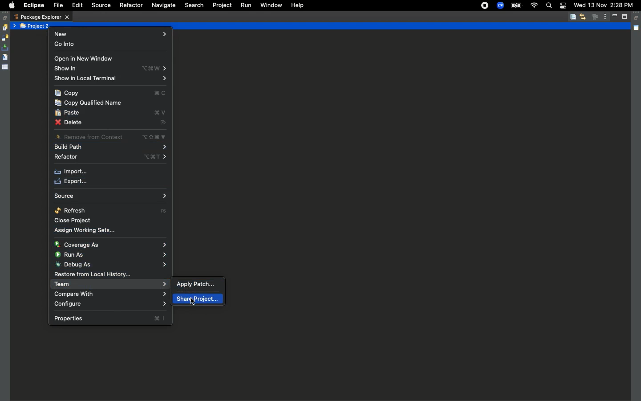  I want to click on Apply patch, so click(196, 283).